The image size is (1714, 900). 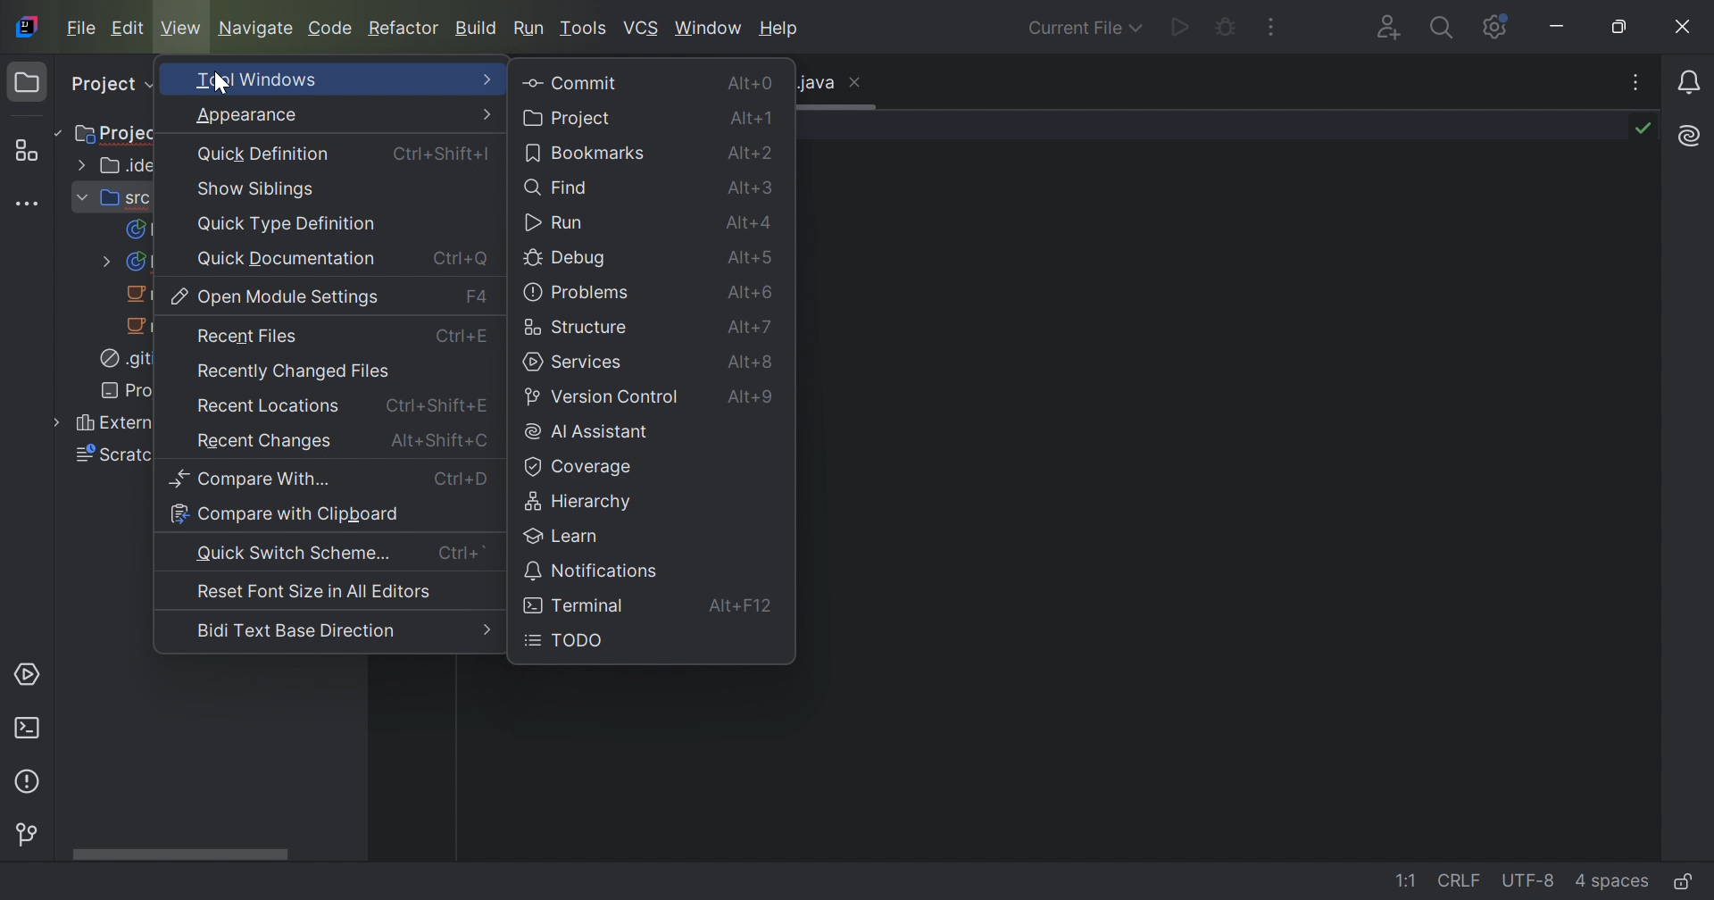 I want to click on Alt+3, so click(x=753, y=193).